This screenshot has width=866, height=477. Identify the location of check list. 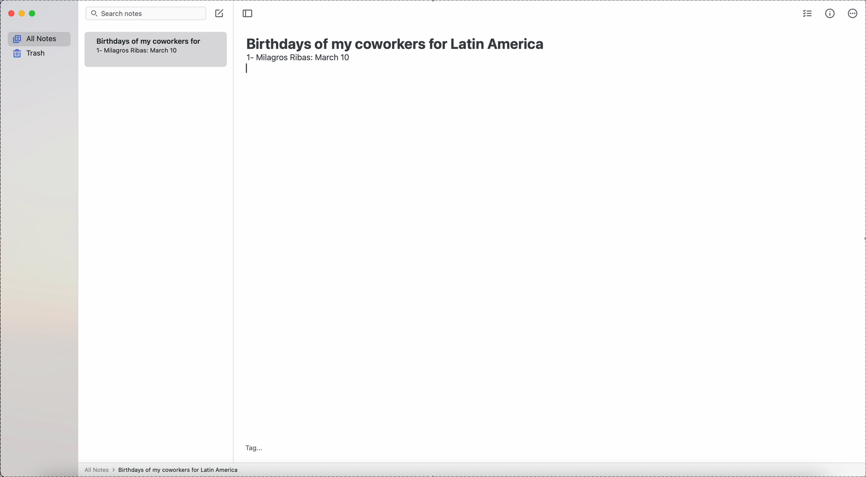
(806, 13).